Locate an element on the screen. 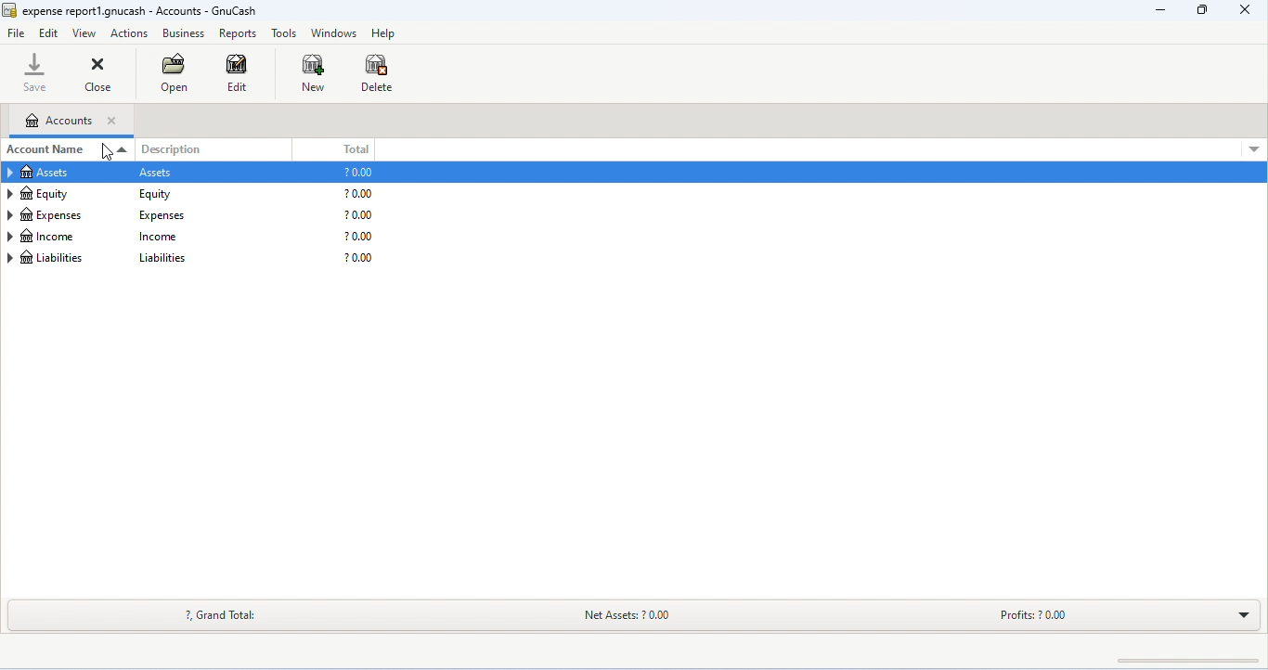 The height and width of the screenshot is (670, 1268). liabilities is located at coordinates (52, 258).